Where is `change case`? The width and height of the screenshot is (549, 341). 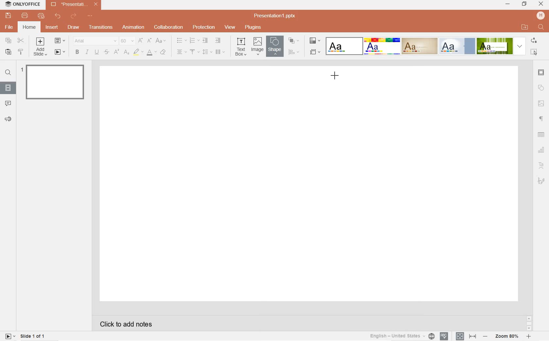
change case is located at coordinates (161, 41).